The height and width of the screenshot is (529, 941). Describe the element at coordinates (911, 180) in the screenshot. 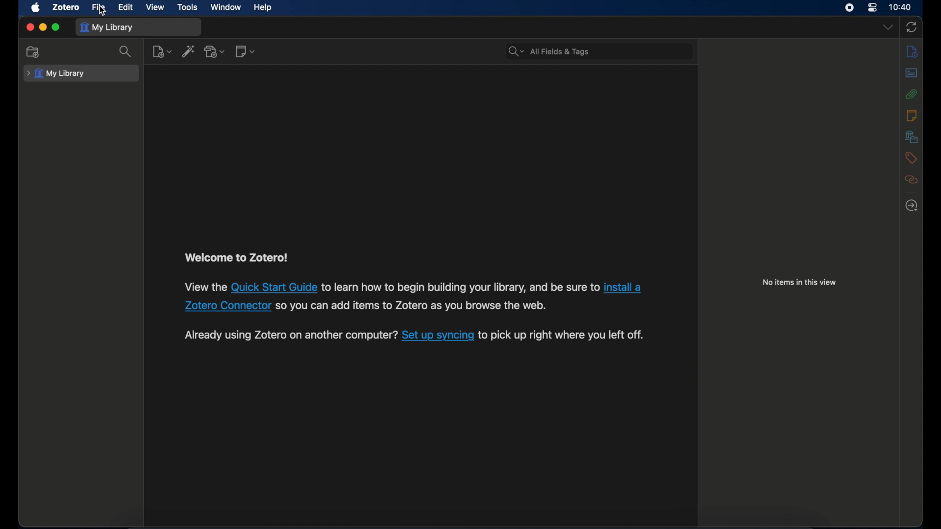

I see `related` at that location.